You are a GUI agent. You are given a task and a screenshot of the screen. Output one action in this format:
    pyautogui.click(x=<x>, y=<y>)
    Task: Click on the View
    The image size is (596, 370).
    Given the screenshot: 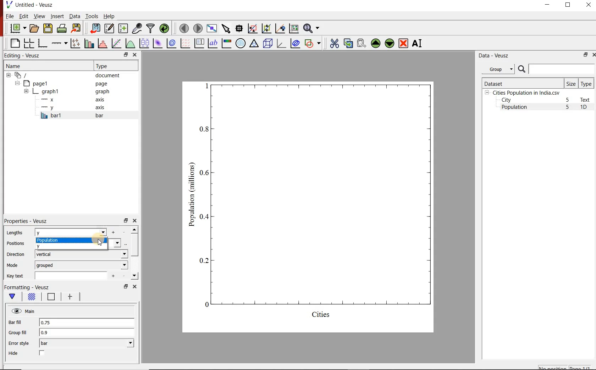 What is the action you would take?
    pyautogui.click(x=38, y=16)
    